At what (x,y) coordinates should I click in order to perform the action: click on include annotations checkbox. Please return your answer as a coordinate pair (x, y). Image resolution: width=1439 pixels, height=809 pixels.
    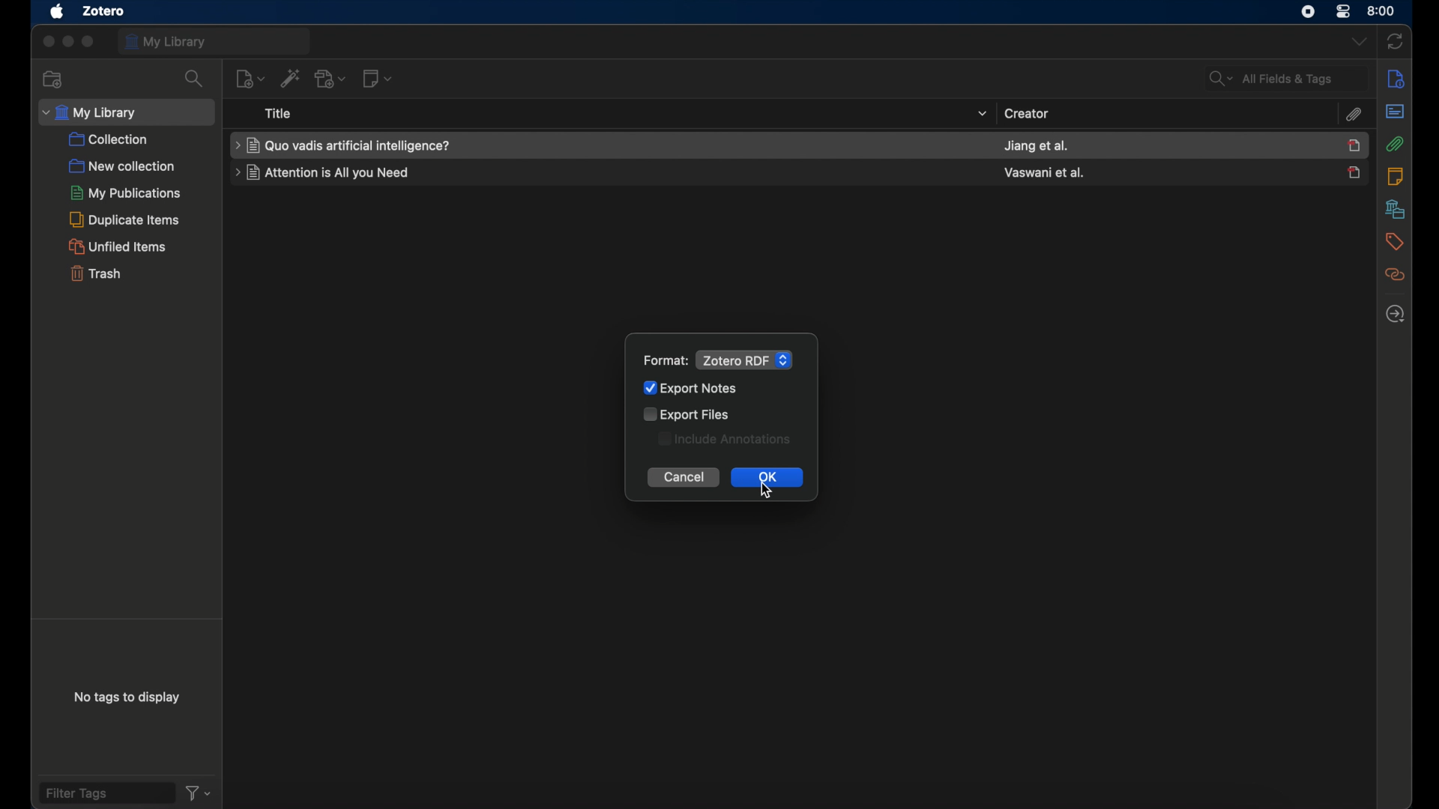
    Looking at the image, I should click on (725, 439).